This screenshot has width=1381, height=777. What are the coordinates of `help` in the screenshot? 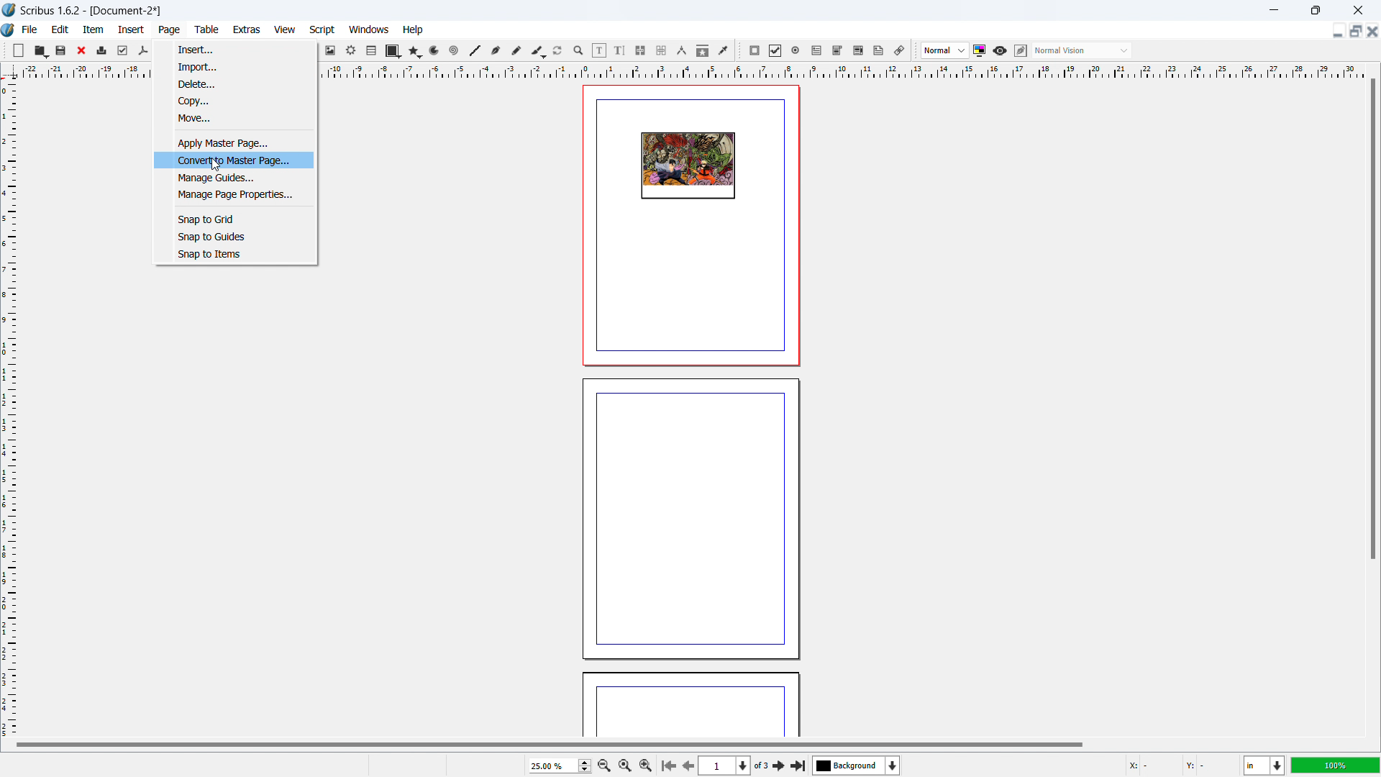 It's located at (414, 30).